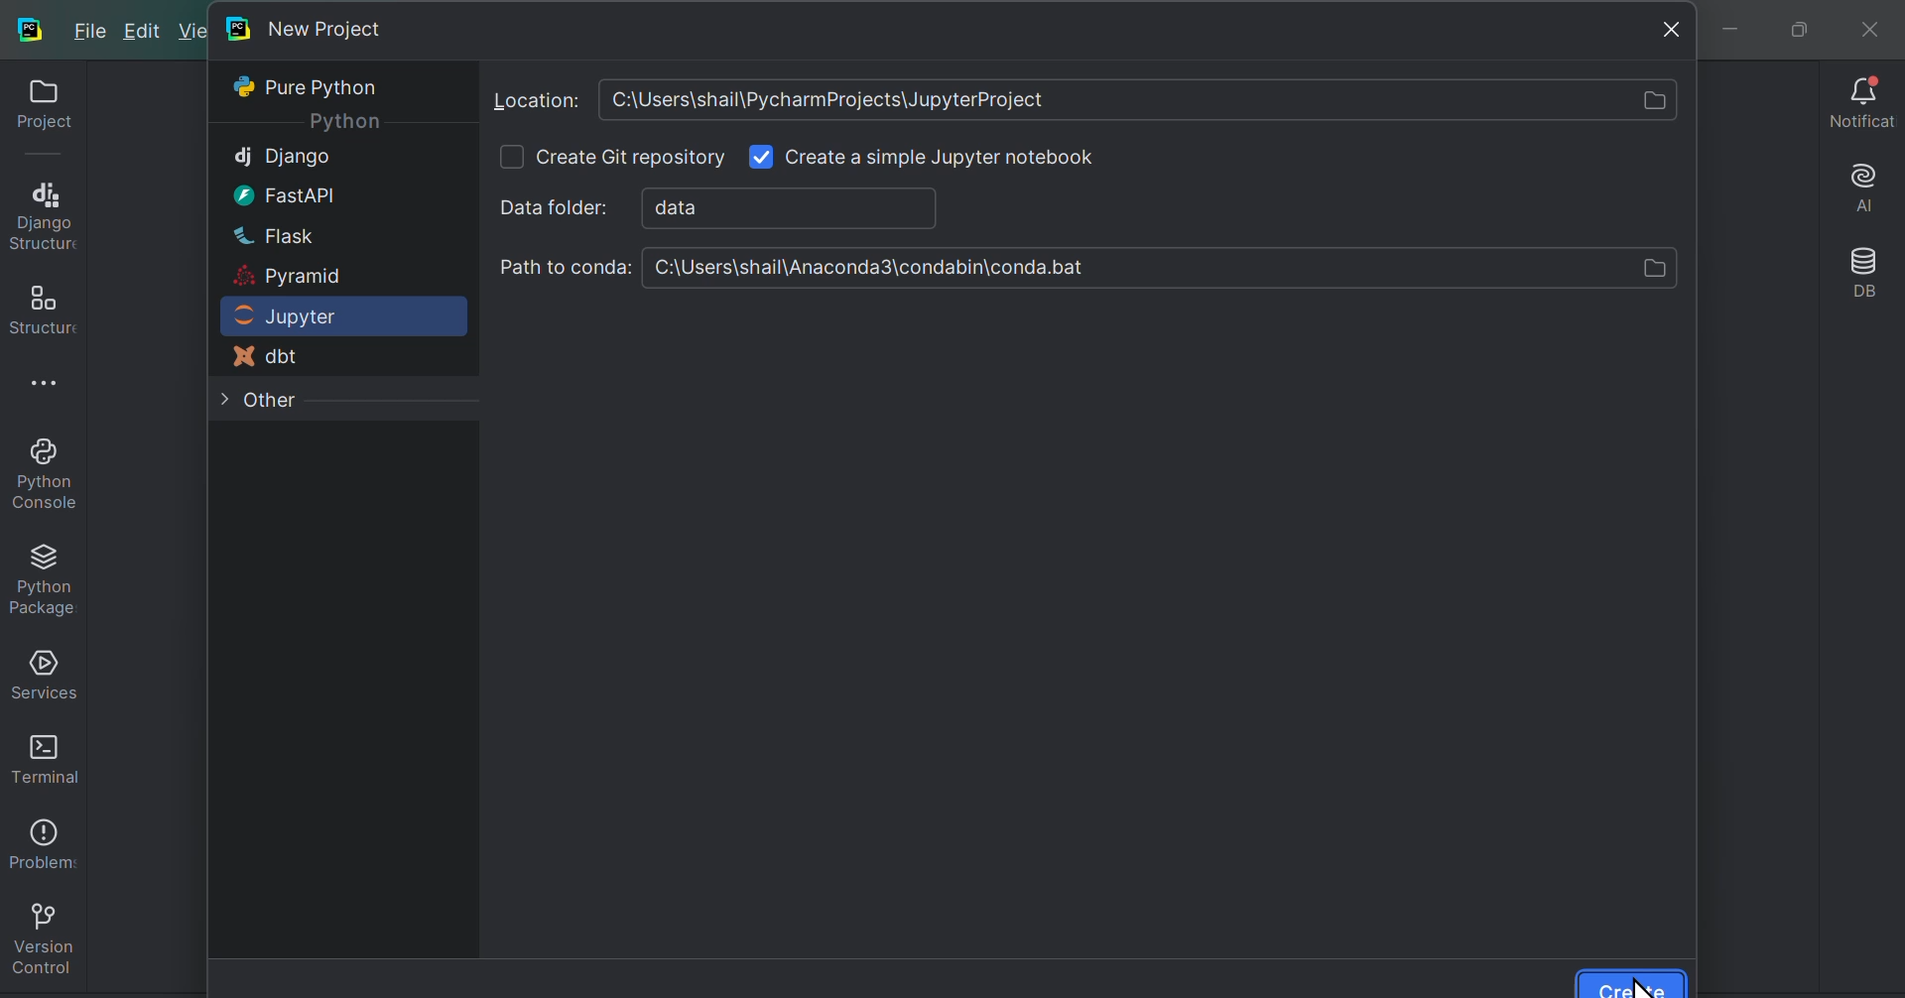 The height and width of the screenshot is (998, 1905). I want to click on , so click(348, 120).